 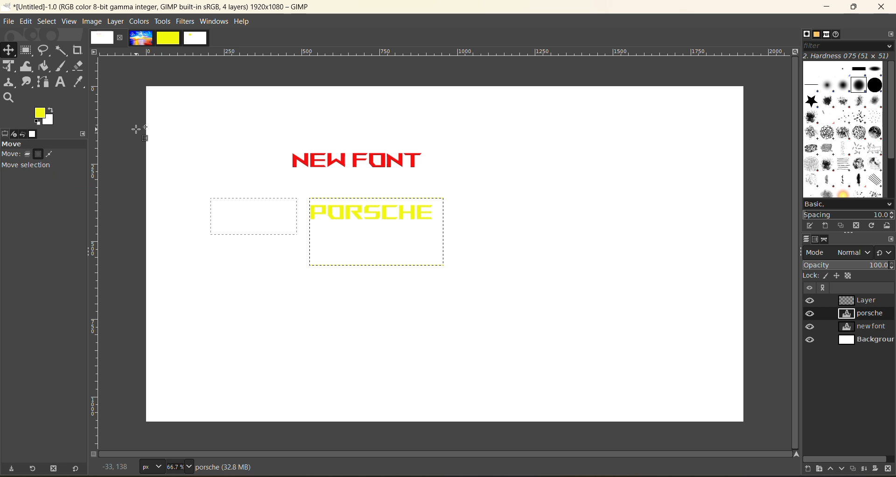 I want to click on tool options, so click(x=6, y=134).